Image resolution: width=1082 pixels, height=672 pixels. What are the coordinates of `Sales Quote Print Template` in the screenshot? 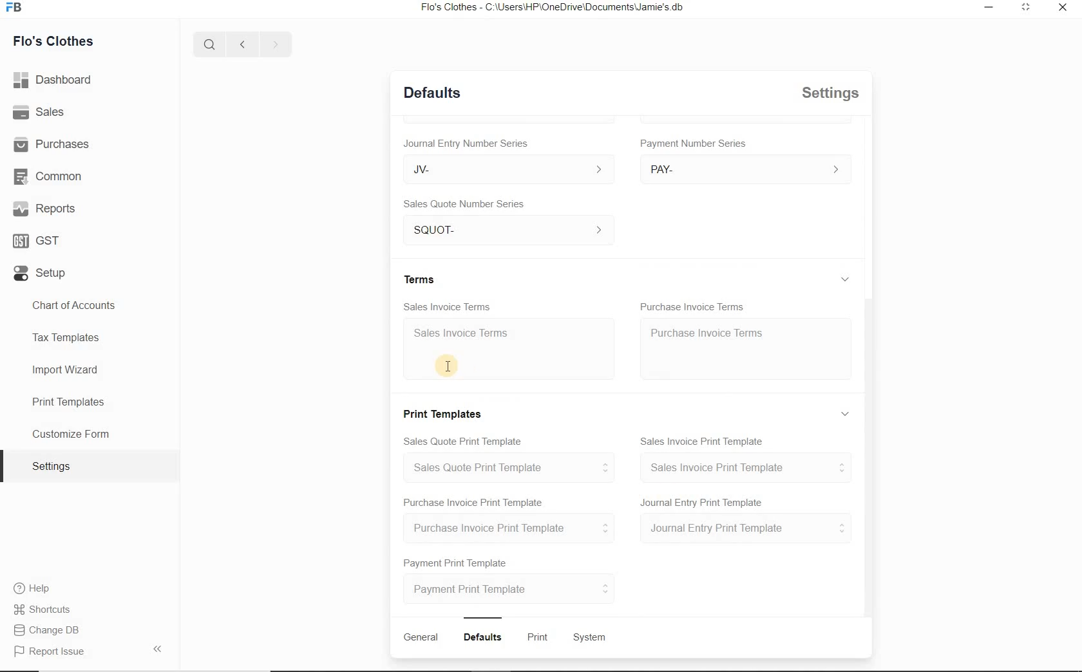 It's located at (506, 467).